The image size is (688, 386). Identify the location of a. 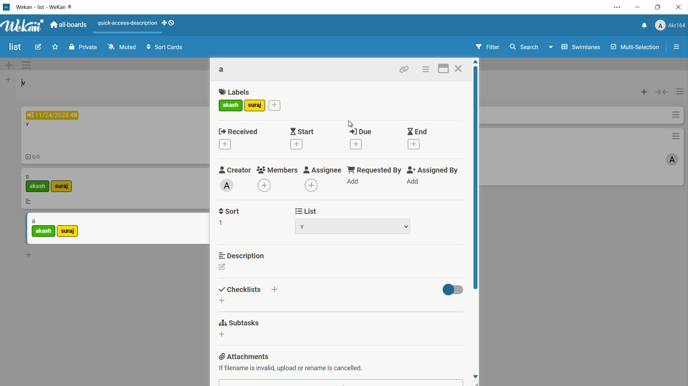
(33, 220).